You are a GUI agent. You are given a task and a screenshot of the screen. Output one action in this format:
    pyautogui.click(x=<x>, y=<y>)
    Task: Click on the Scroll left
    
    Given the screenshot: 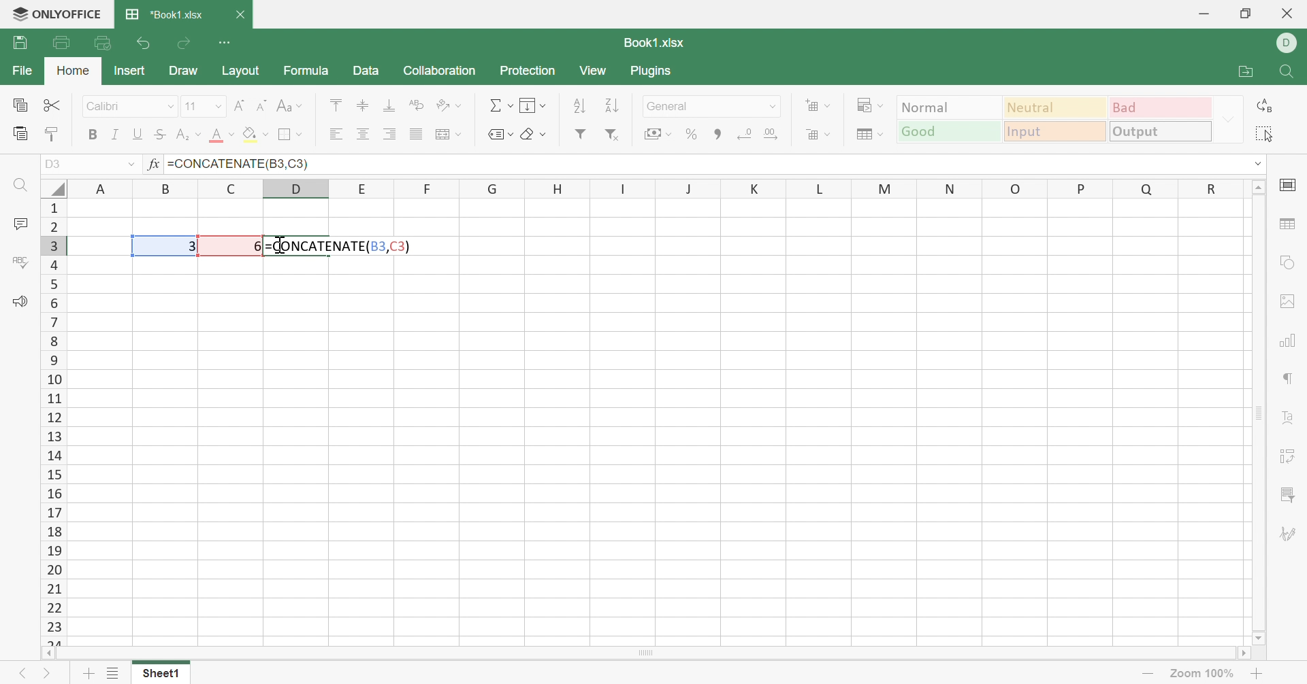 What is the action you would take?
    pyautogui.click(x=47, y=656)
    